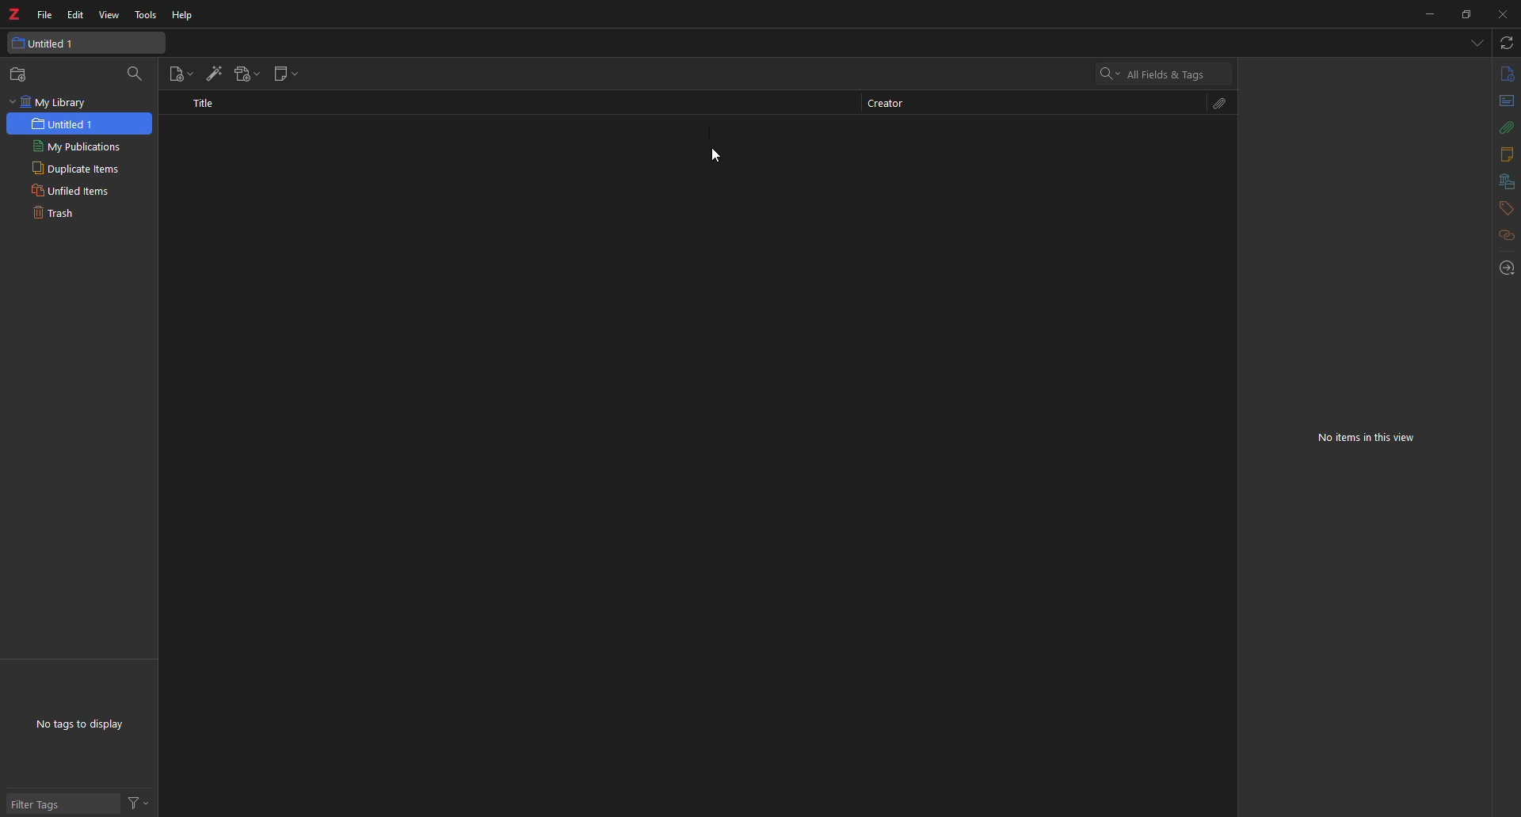  I want to click on duplicate items, so click(78, 168).